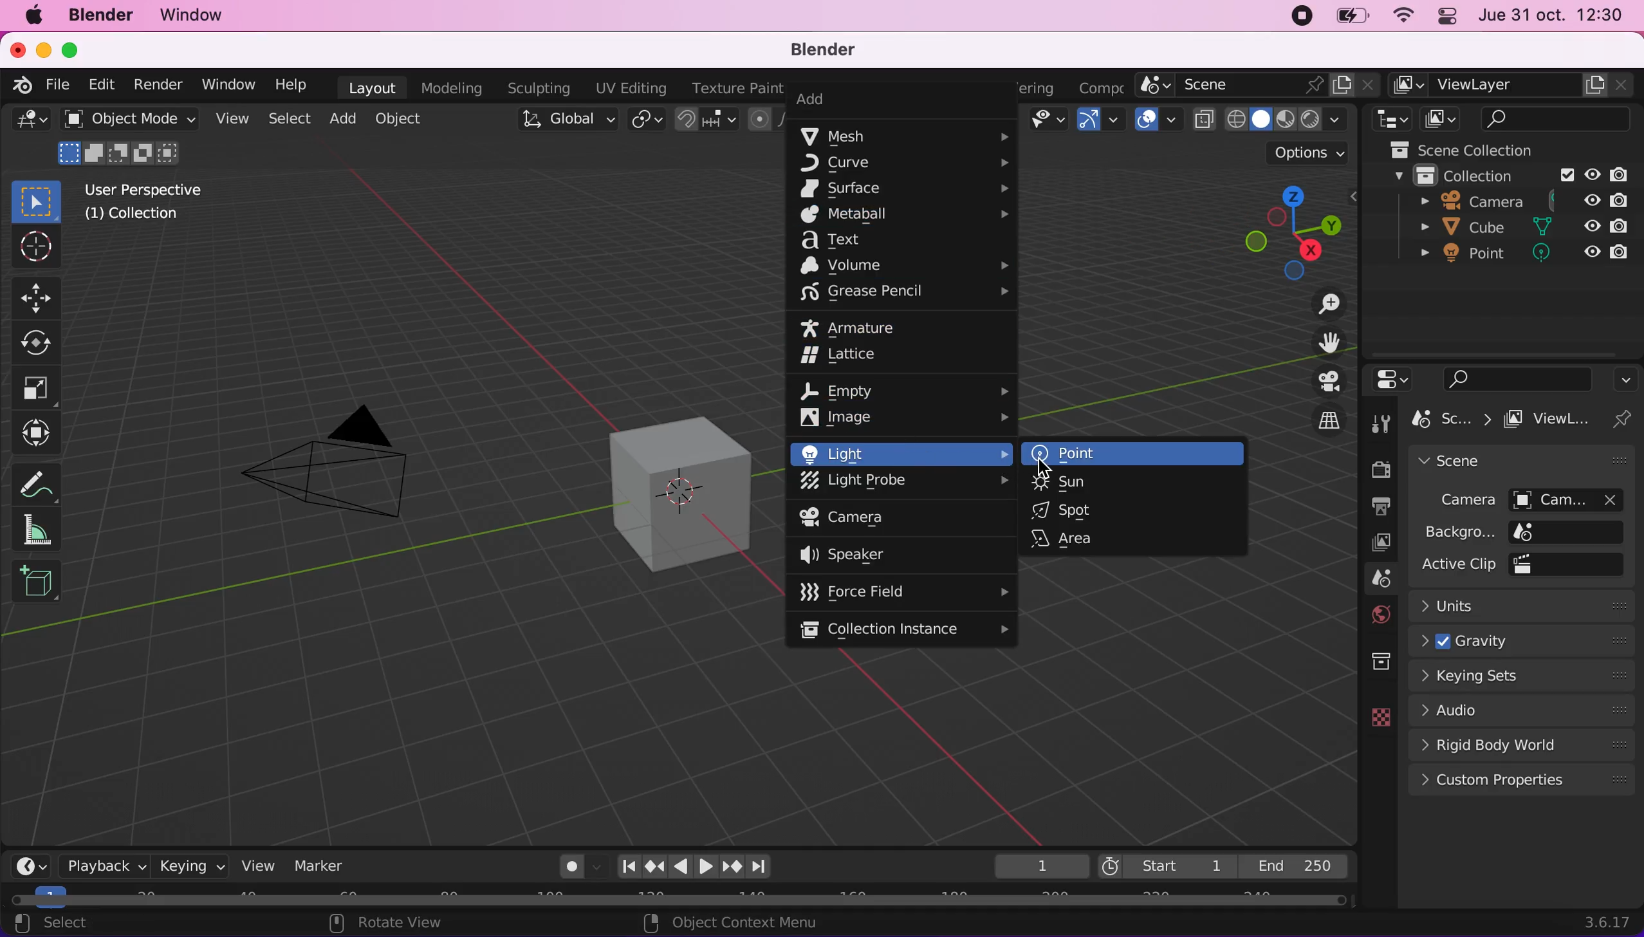 The height and width of the screenshot is (937, 1644). I want to click on disable in renders, so click(1619, 227).